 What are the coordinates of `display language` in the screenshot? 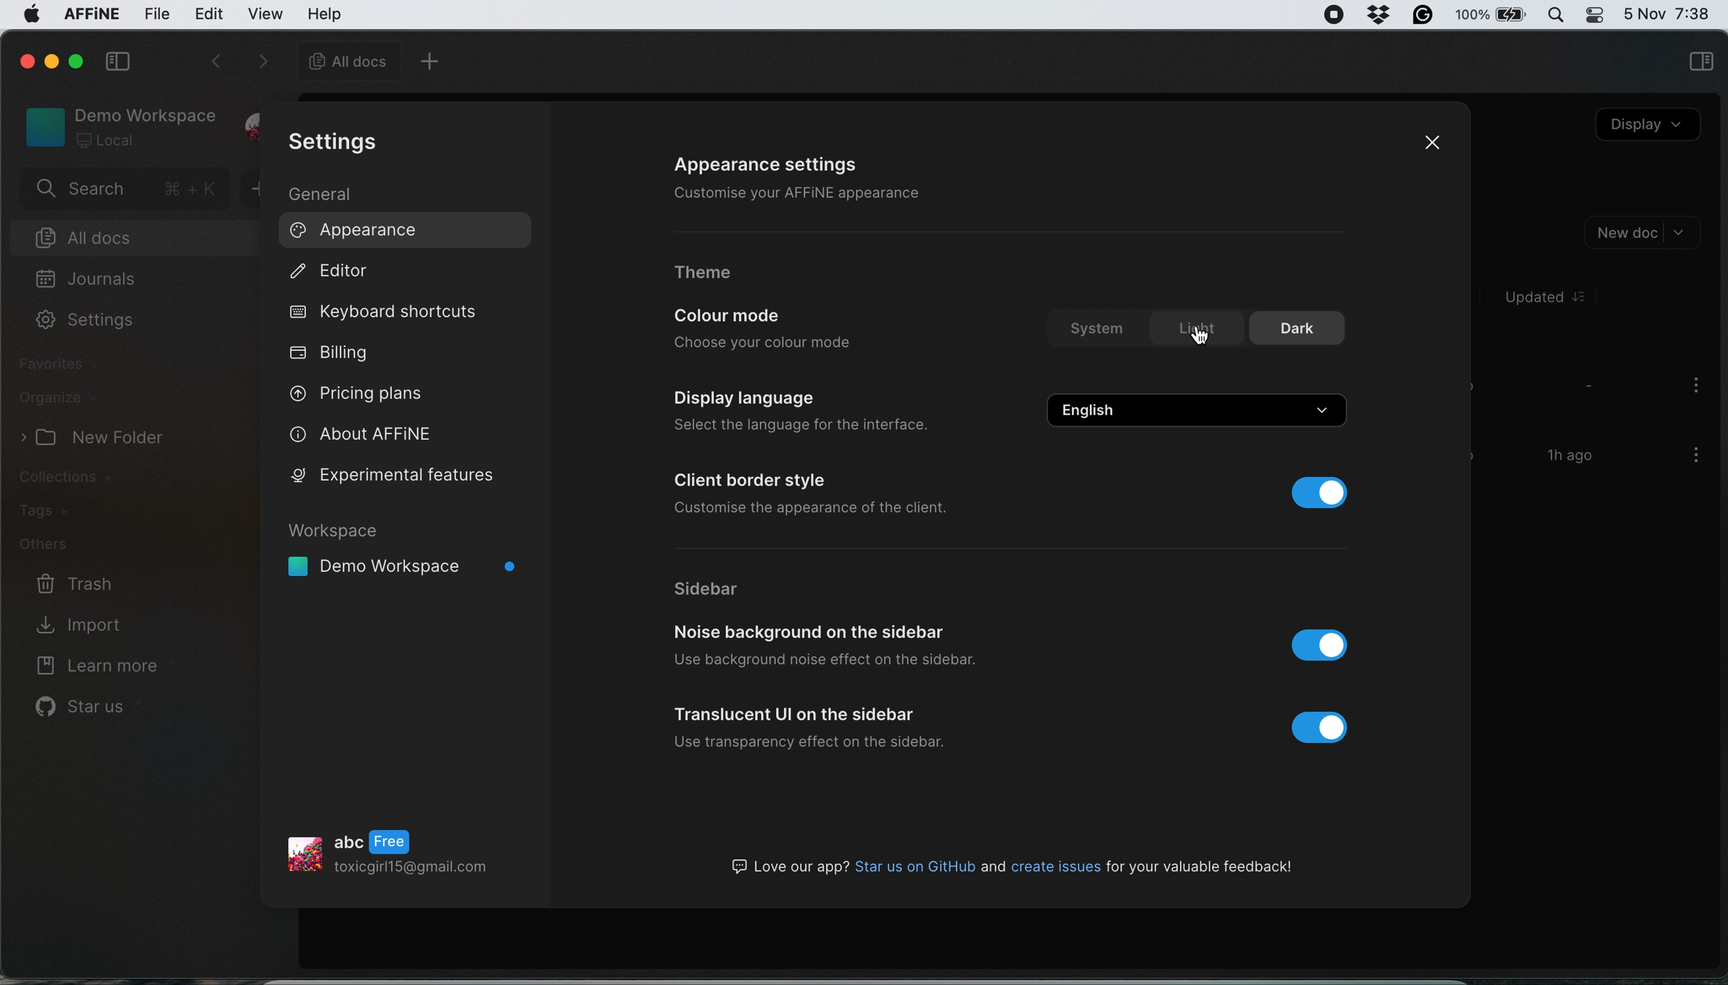 It's located at (744, 399).